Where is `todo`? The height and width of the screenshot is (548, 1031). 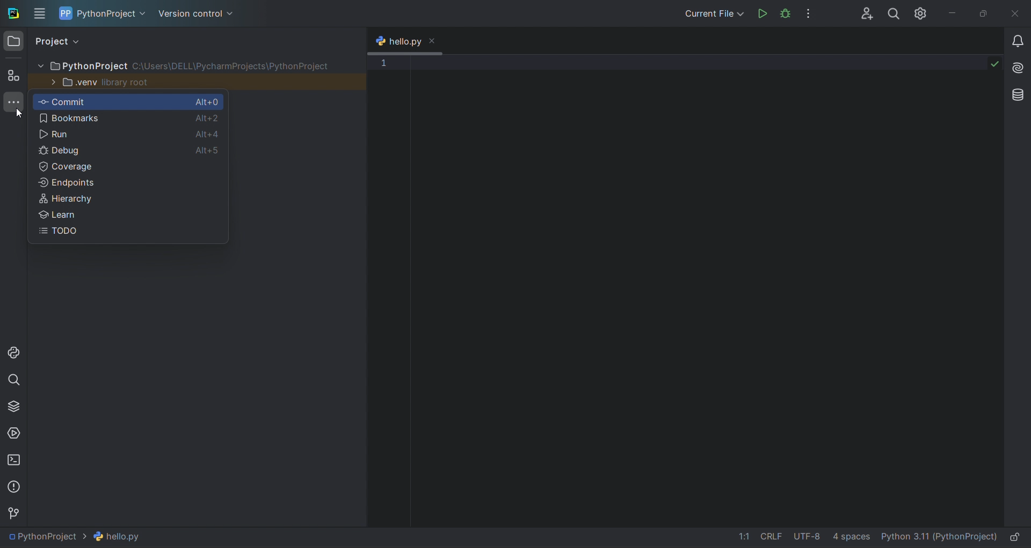 todo is located at coordinates (128, 233).